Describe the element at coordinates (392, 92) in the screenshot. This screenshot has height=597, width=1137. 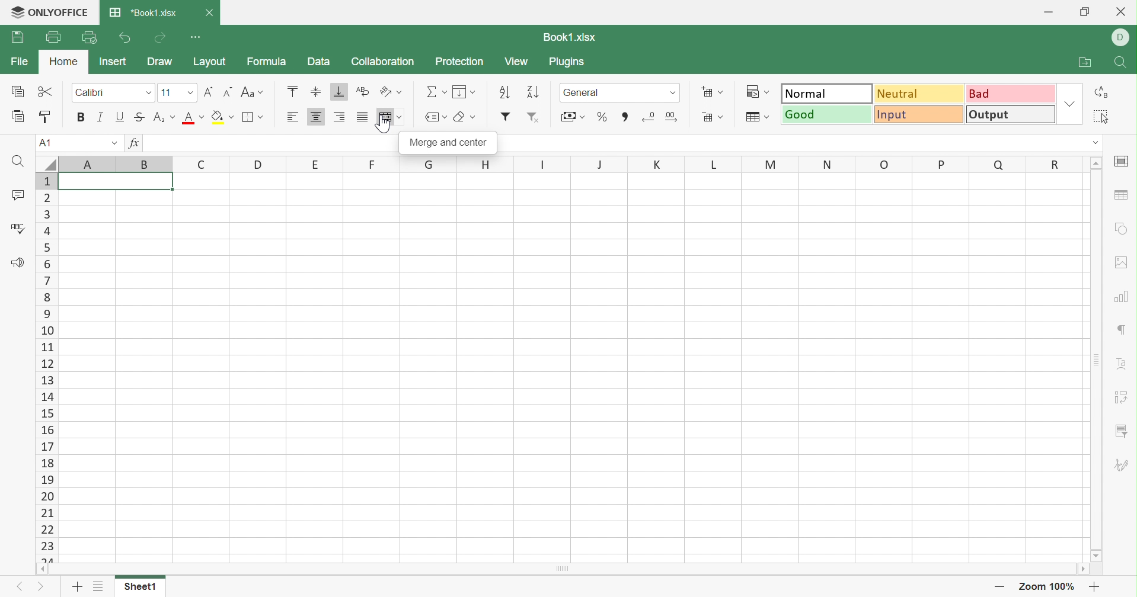
I see `Orientation` at that location.